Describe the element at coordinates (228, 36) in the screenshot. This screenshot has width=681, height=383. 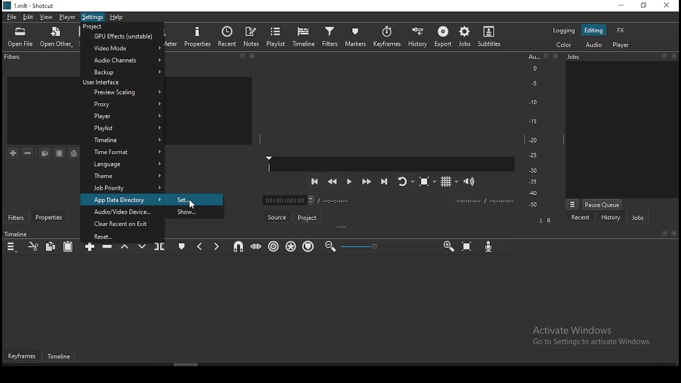
I see `recent` at that location.